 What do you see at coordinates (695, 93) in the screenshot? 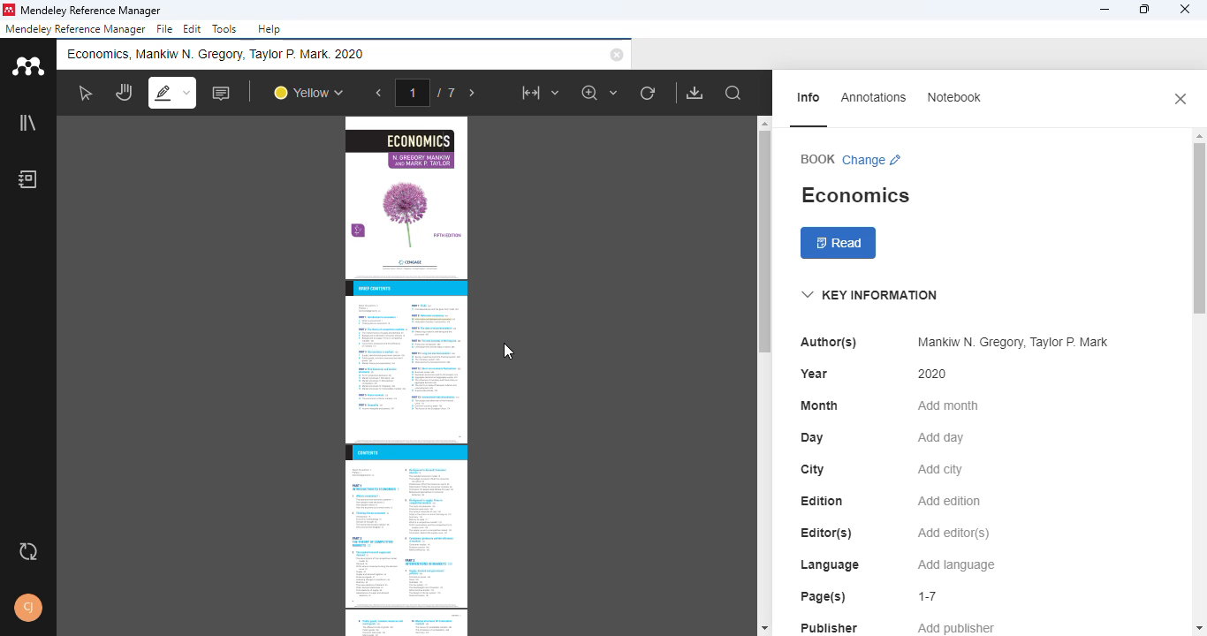
I see `download` at bounding box center [695, 93].